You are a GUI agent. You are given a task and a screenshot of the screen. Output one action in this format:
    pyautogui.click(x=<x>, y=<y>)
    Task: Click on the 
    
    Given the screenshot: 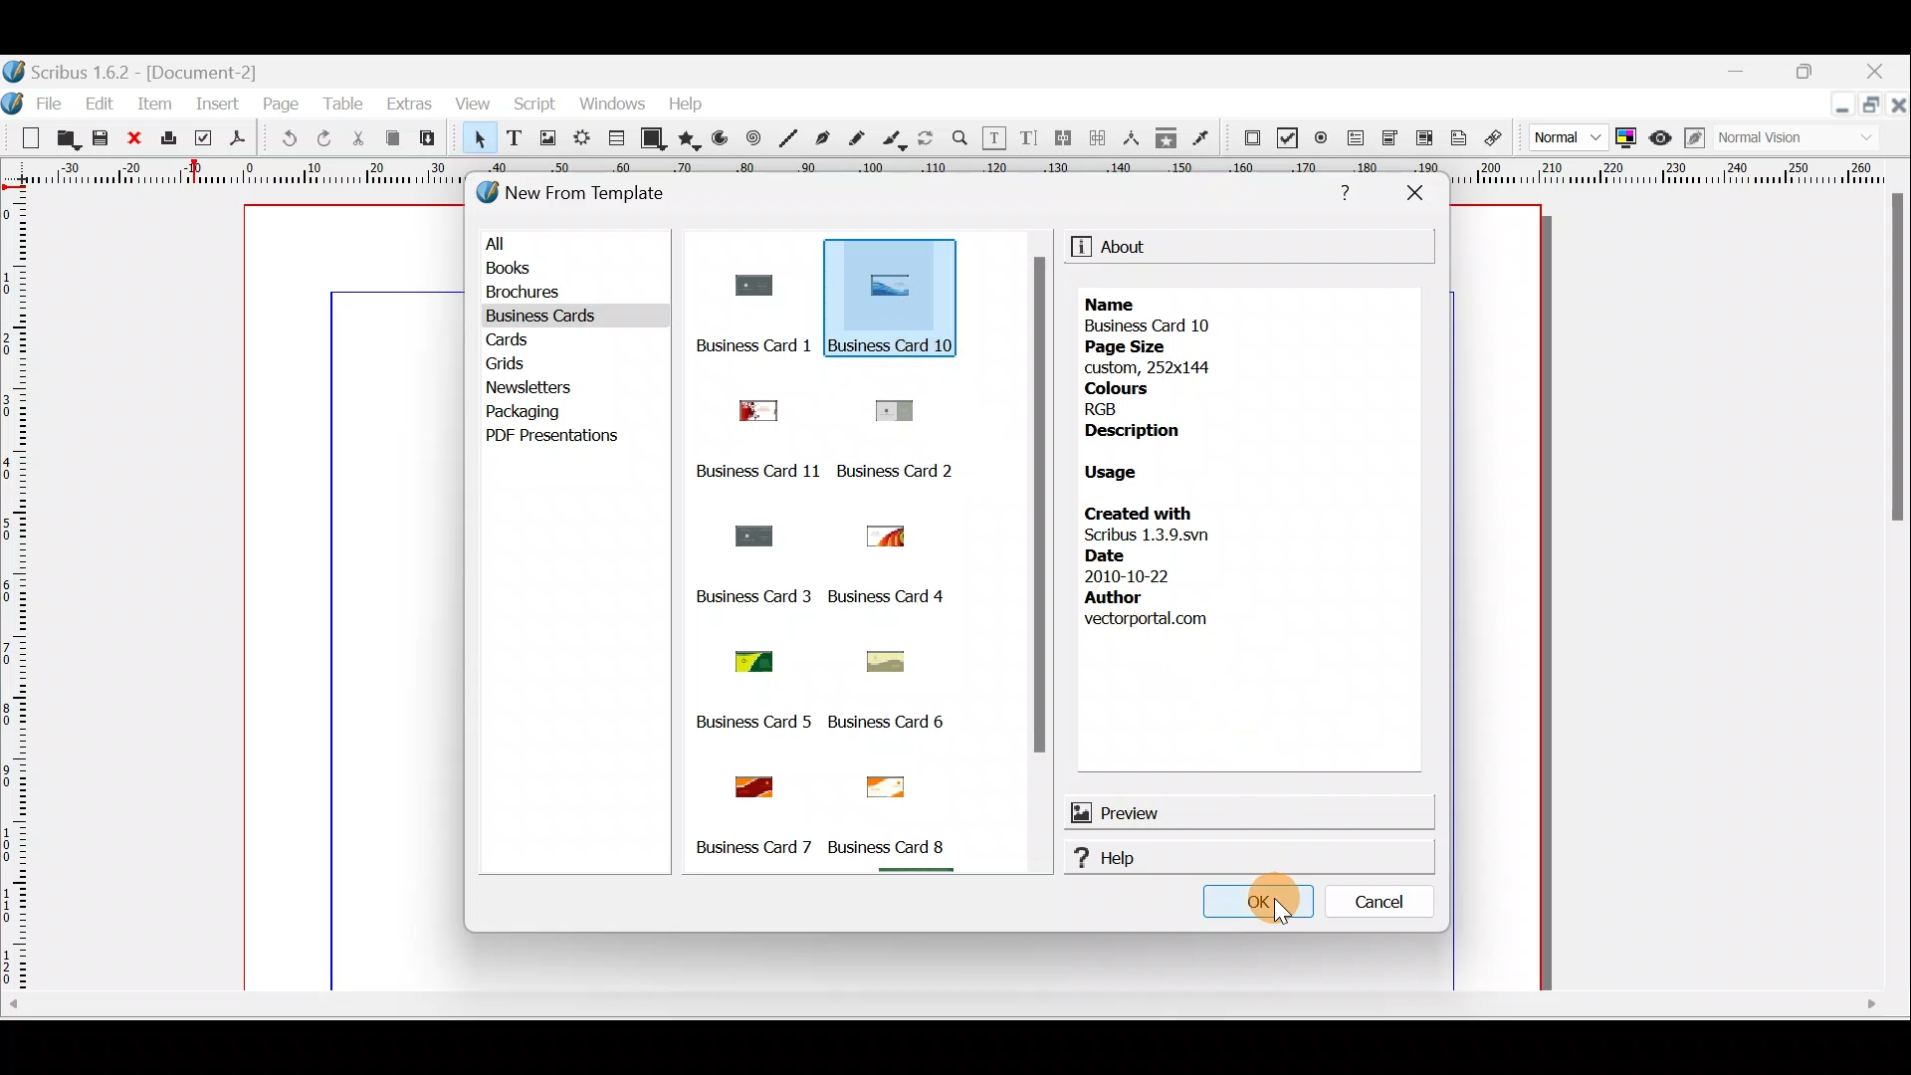 What is the action you would take?
    pyautogui.click(x=1117, y=303)
    